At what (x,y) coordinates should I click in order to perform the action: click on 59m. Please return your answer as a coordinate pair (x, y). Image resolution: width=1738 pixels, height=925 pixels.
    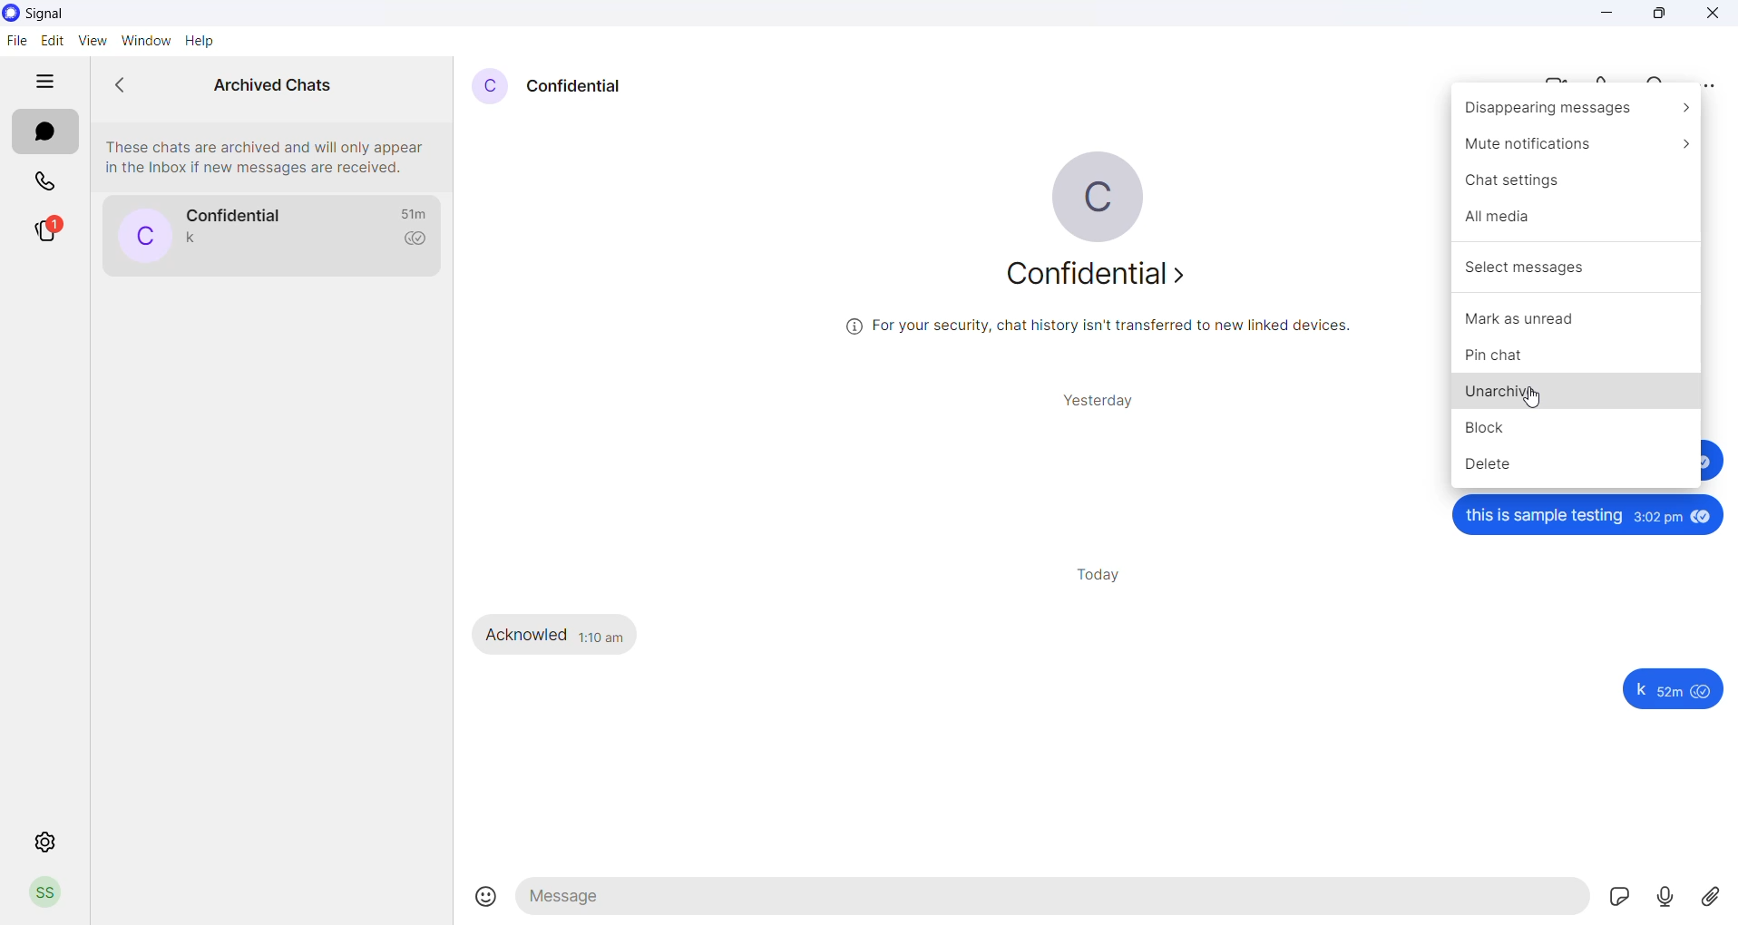
    Looking at the image, I should click on (1673, 695).